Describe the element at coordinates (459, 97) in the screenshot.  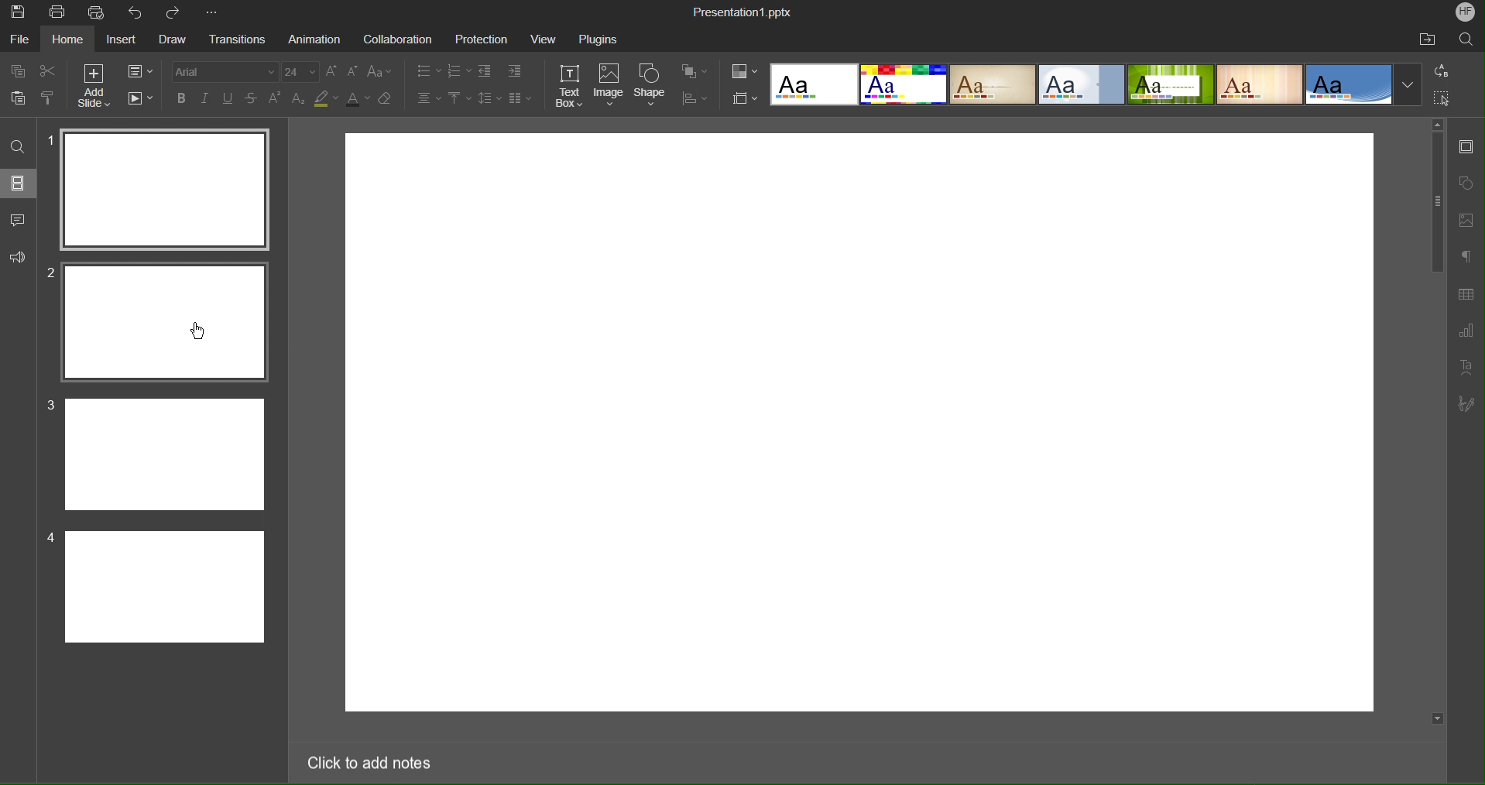
I see `Vertical Align` at that location.